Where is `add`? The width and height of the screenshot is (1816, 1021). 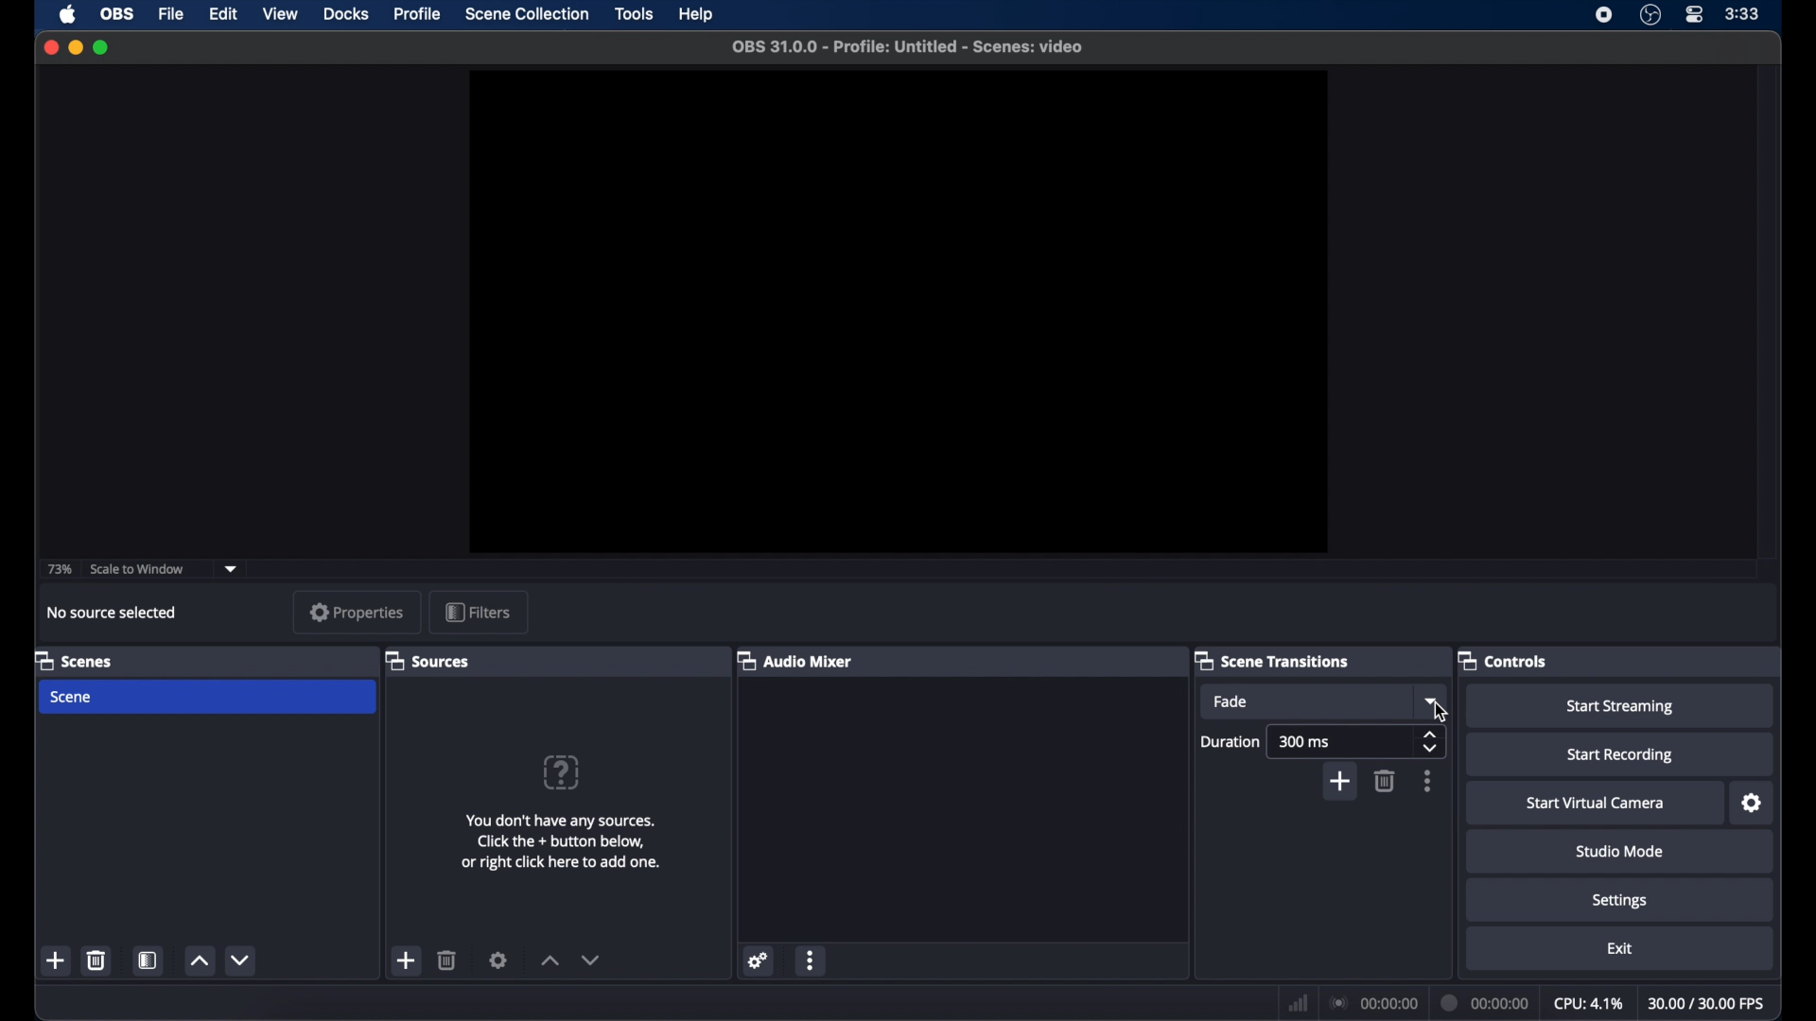
add is located at coordinates (1339, 781).